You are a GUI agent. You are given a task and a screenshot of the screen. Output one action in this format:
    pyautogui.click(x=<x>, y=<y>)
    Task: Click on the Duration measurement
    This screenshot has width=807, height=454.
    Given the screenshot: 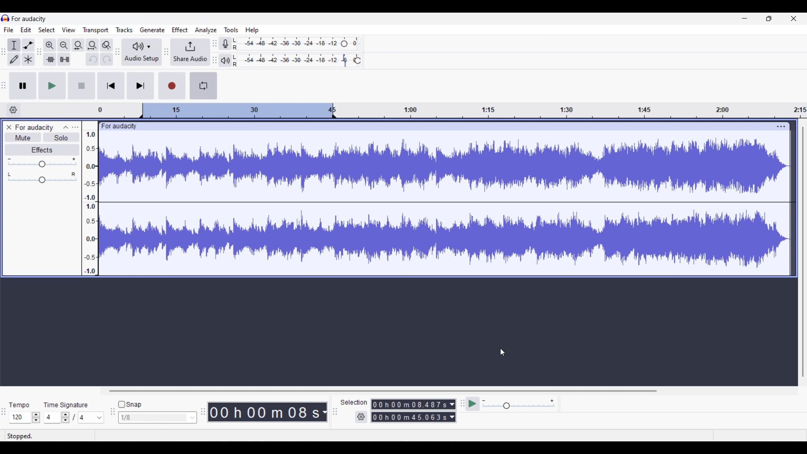 What is the action you would take?
    pyautogui.click(x=452, y=417)
    